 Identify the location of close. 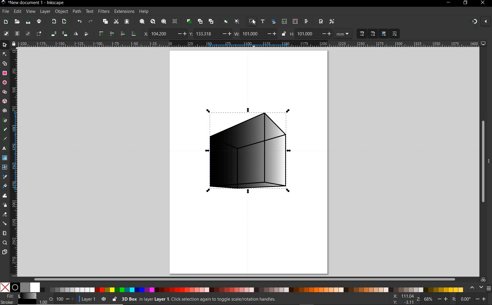
(486, 22).